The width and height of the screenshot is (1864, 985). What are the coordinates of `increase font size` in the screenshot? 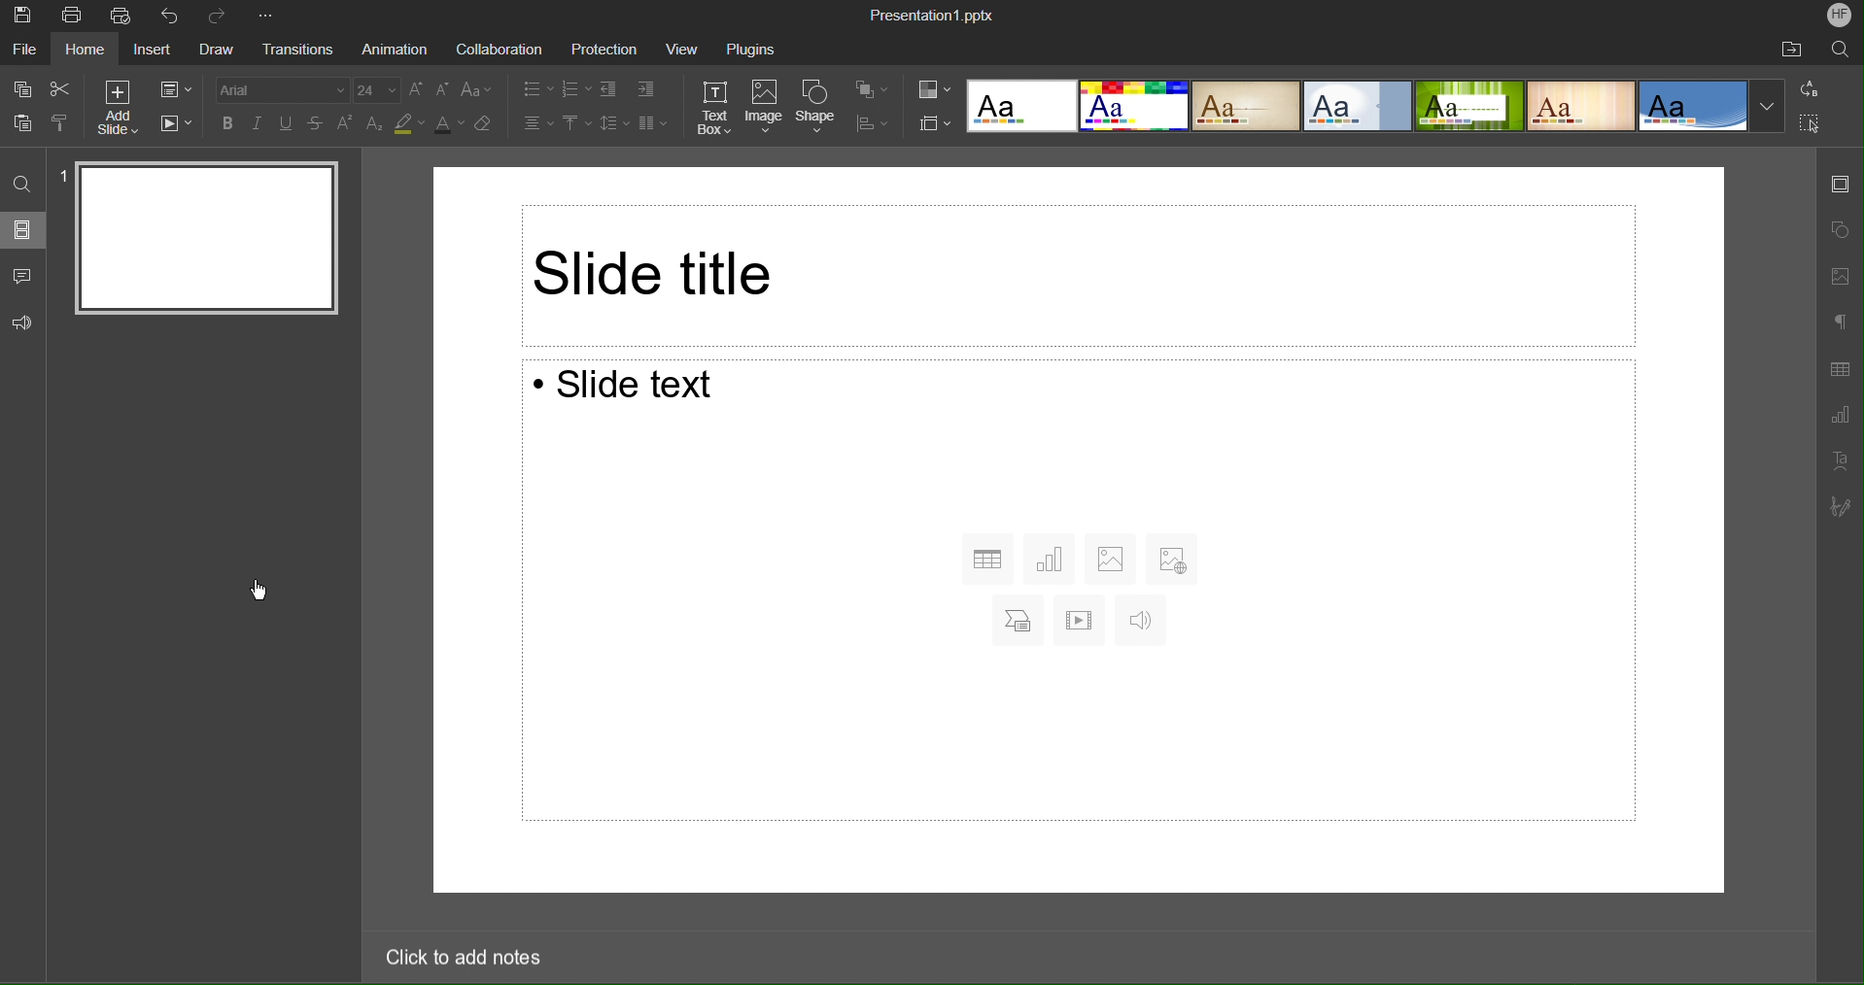 It's located at (414, 88).